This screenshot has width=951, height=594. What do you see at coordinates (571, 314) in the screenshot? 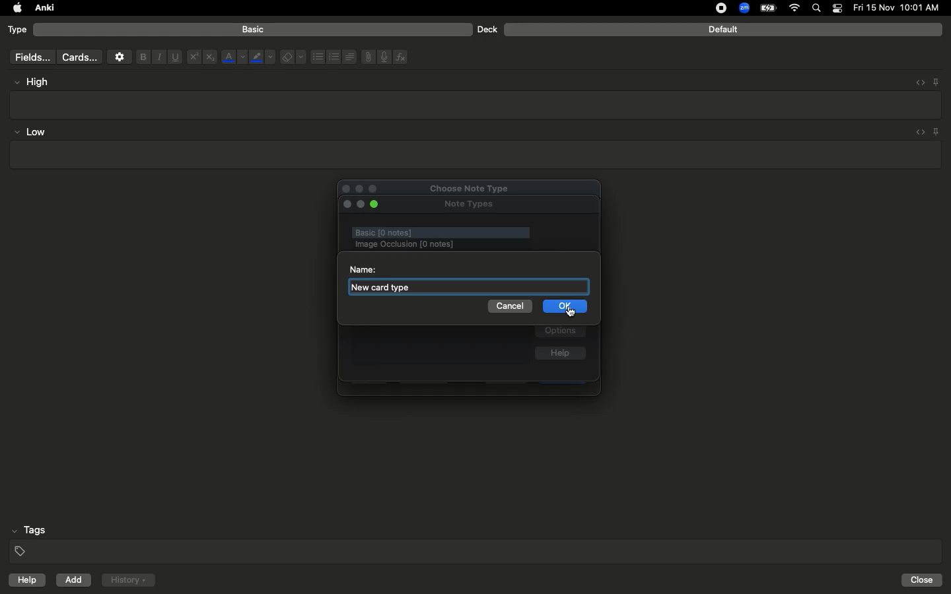
I see `cursor` at bounding box center [571, 314].